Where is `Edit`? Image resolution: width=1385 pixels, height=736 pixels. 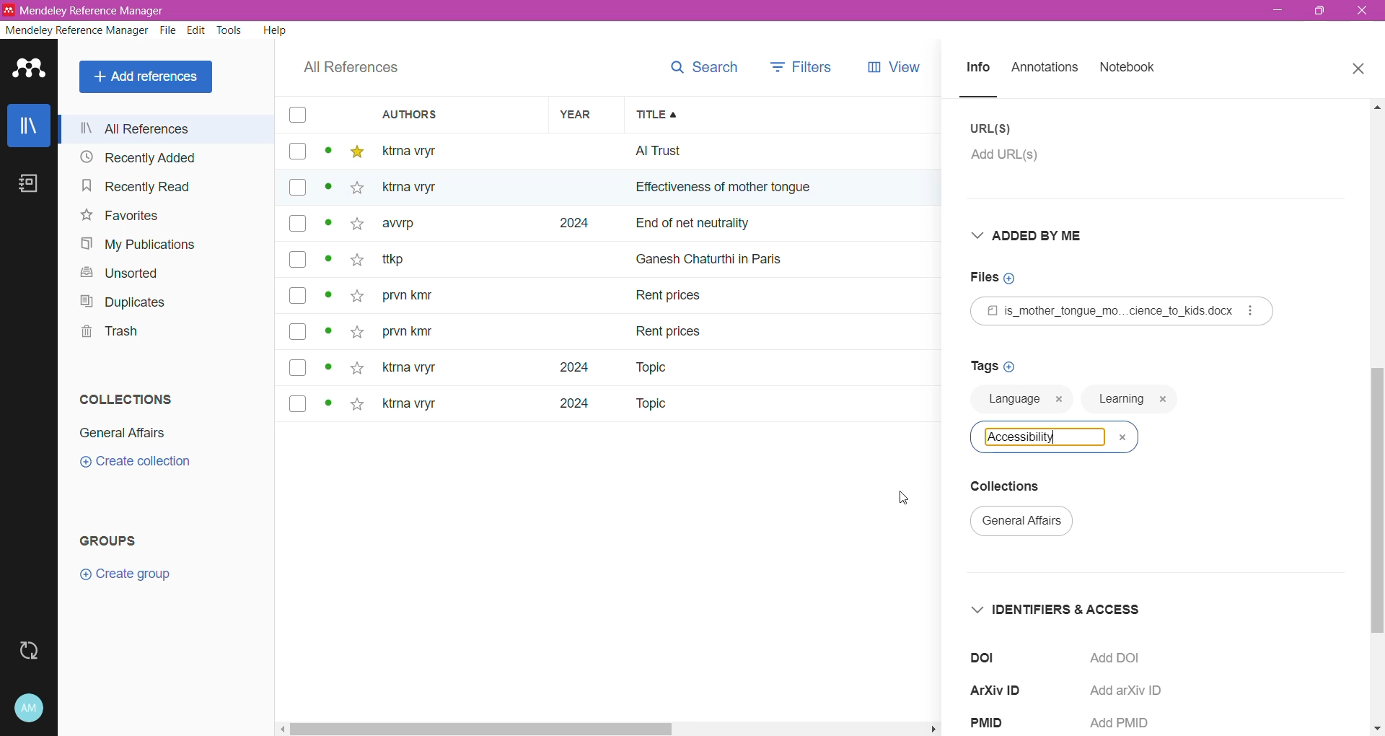 Edit is located at coordinates (198, 30).